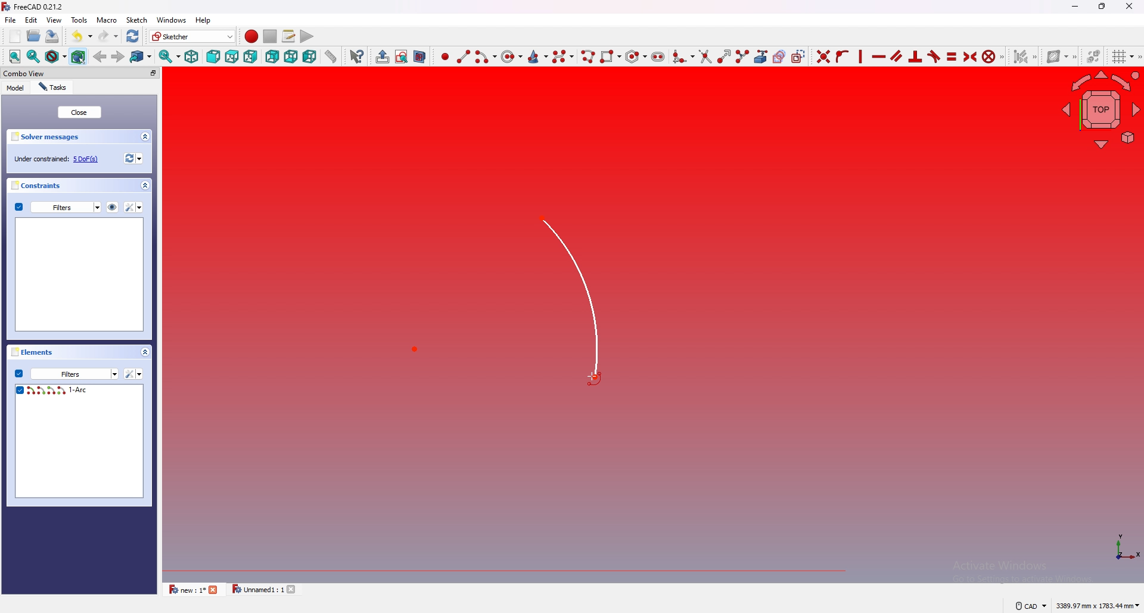 This screenshot has height=613, width=1144. What do you see at coordinates (1025, 55) in the screenshot?
I see `select associated constraints` at bounding box center [1025, 55].